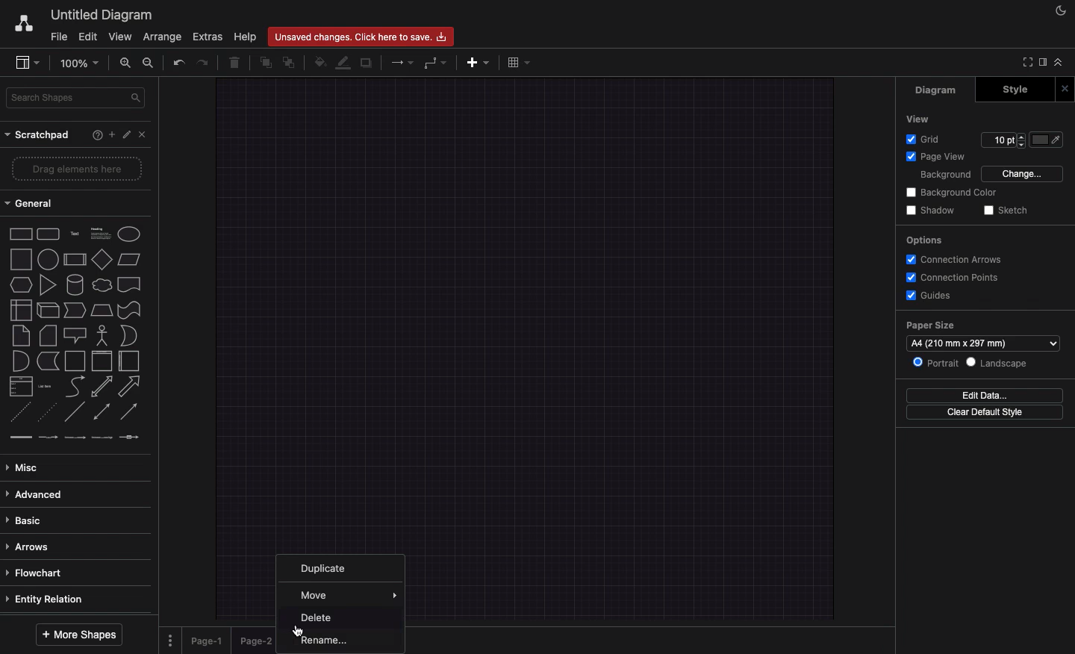 The width and height of the screenshot is (1075, 654). Describe the element at coordinates (84, 63) in the screenshot. I see `Zoom` at that location.